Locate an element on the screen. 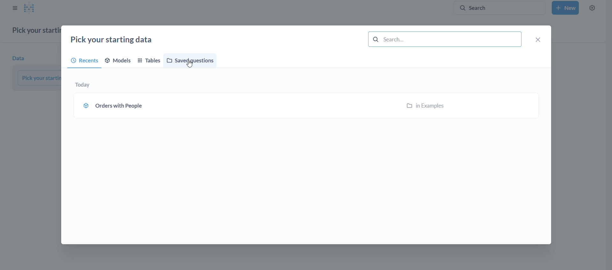 The height and width of the screenshot is (270, 612). models is located at coordinates (119, 60).